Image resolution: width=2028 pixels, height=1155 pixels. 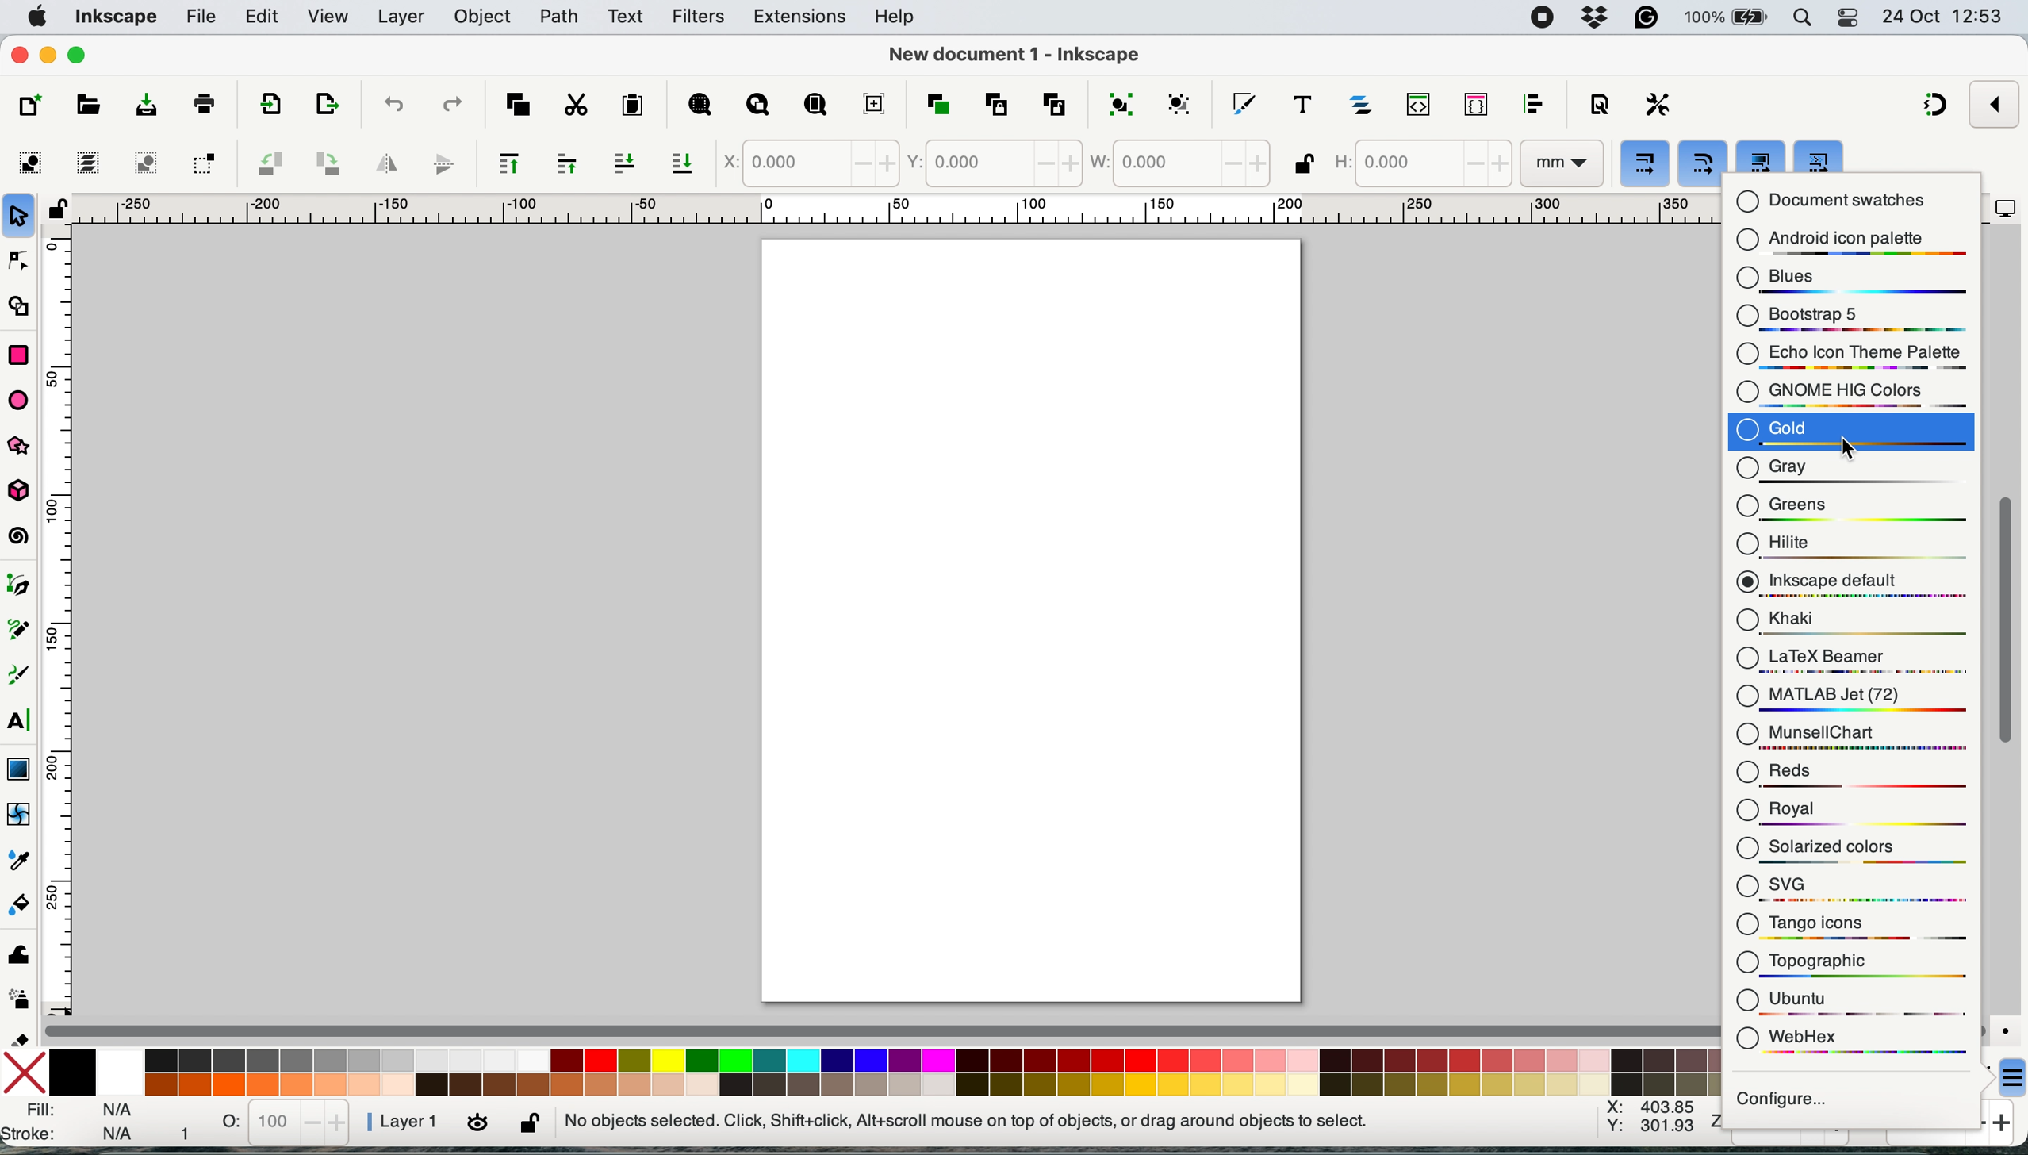 What do you see at coordinates (61, 620) in the screenshot?
I see `vertical scale` at bounding box center [61, 620].